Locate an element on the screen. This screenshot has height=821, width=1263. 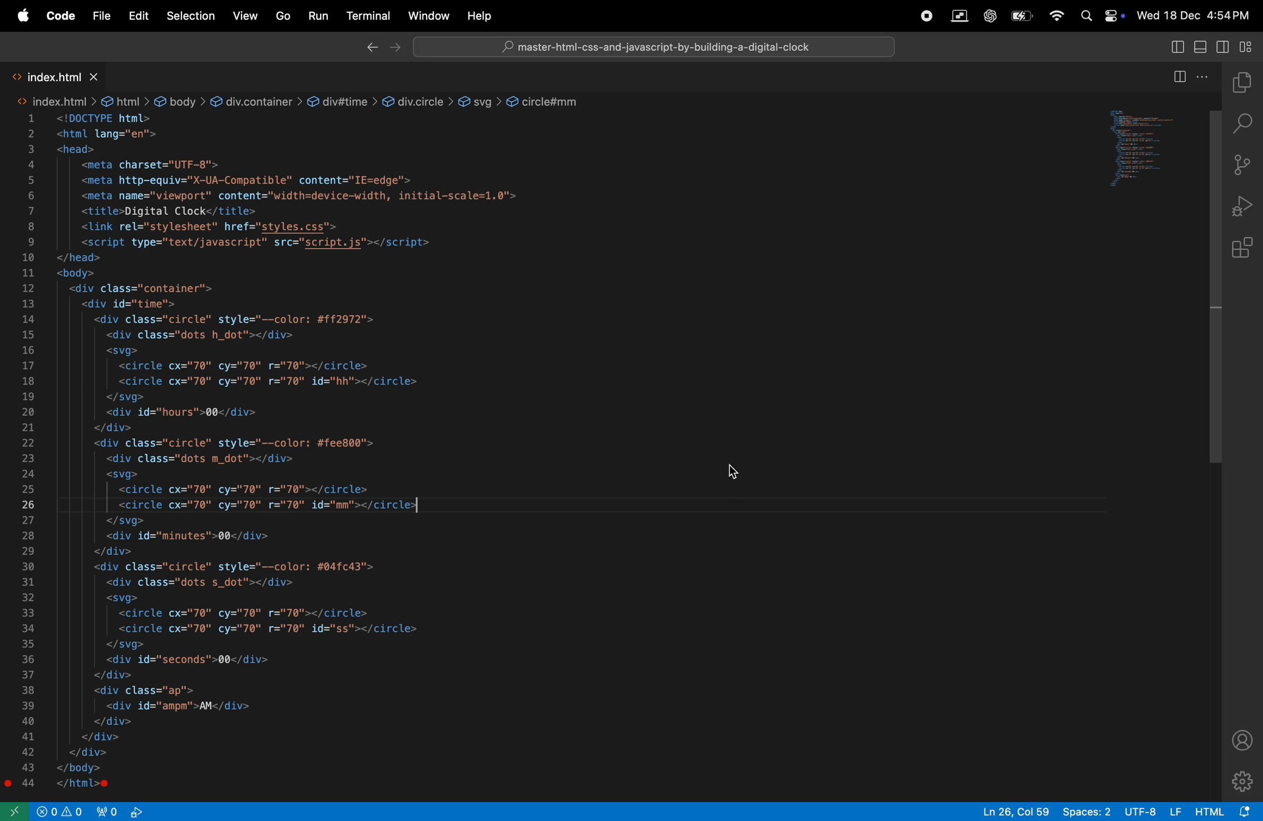
customize layout is located at coordinates (1247, 47).